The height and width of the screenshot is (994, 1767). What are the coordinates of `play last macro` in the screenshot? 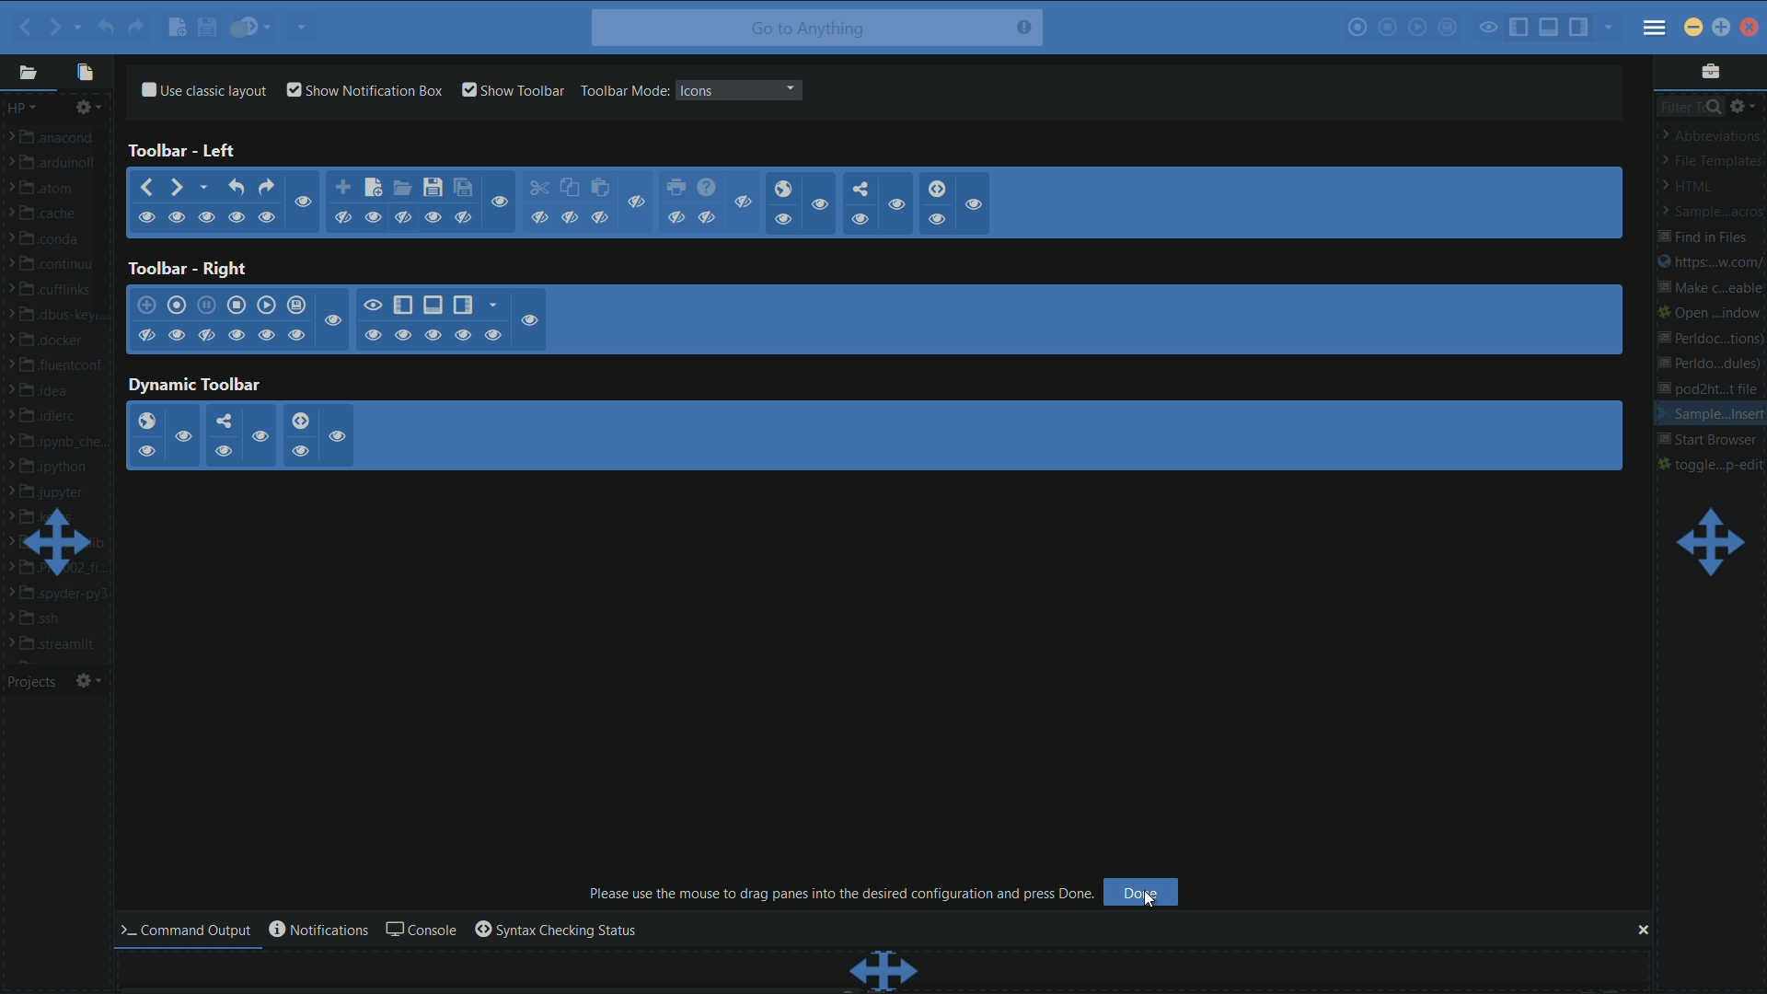 It's located at (267, 306).